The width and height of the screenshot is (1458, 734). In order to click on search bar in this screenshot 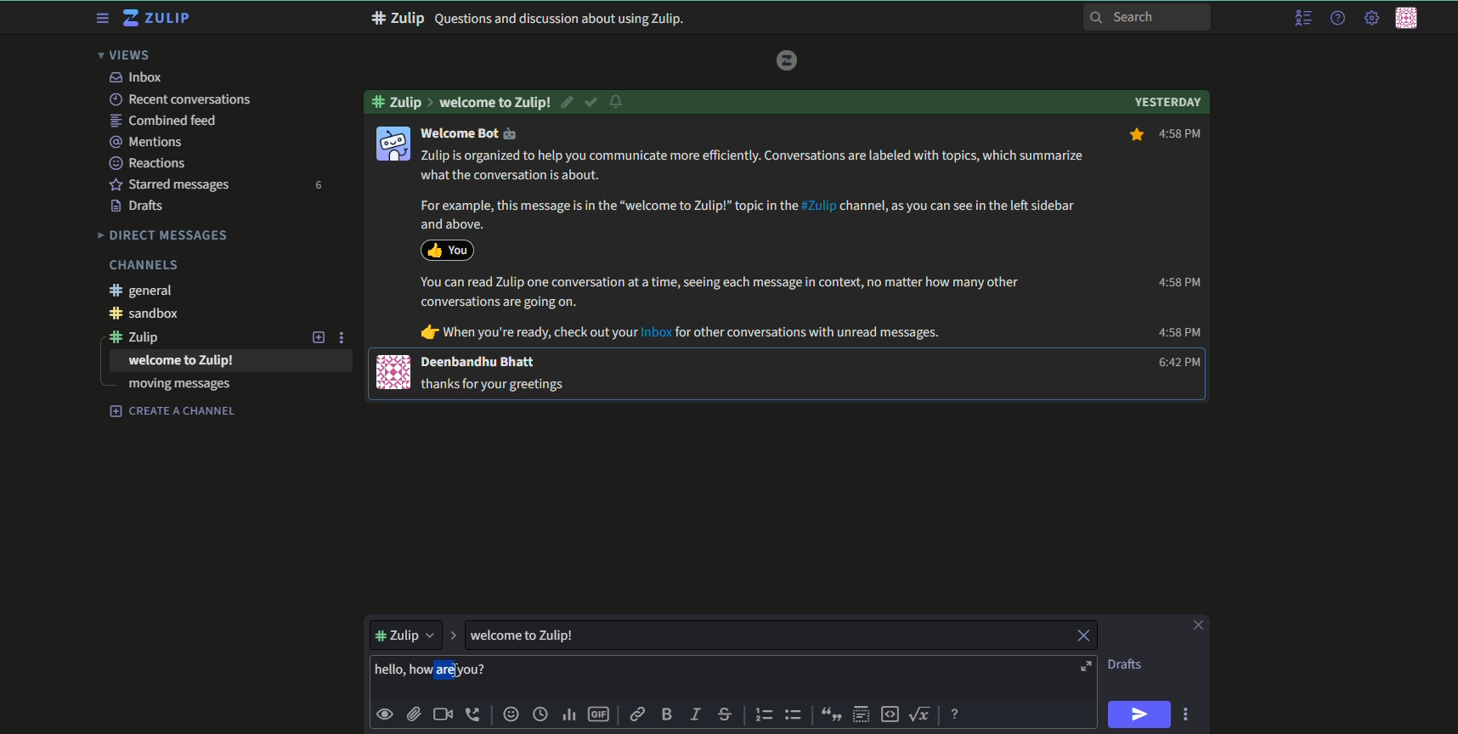, I will do `click(1148, 16)`.